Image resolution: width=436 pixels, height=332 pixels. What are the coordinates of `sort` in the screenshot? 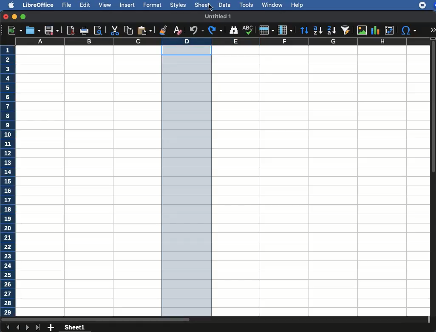 It's located at (345, 31).